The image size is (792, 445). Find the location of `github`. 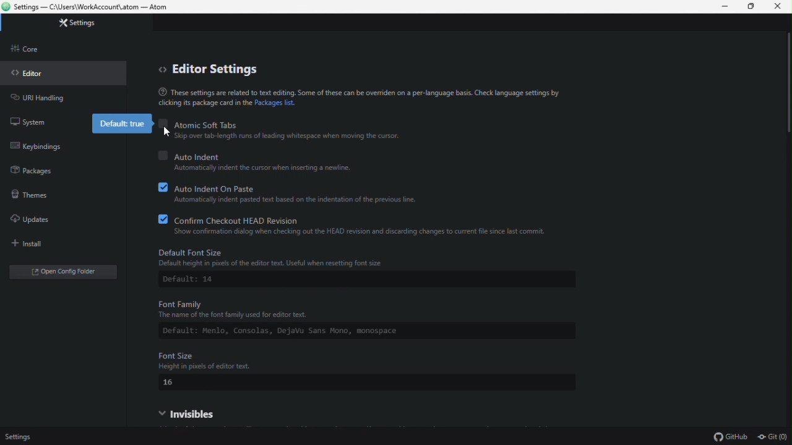

github is located at coordinates (729, 436).